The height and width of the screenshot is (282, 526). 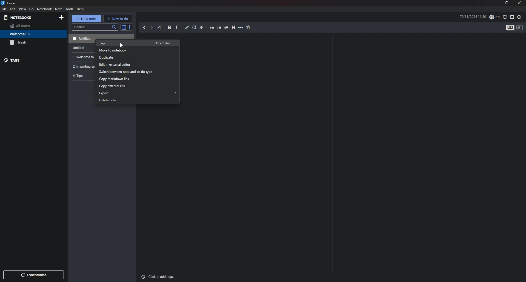 I want to click on new todo, so click(x=118, y=18).